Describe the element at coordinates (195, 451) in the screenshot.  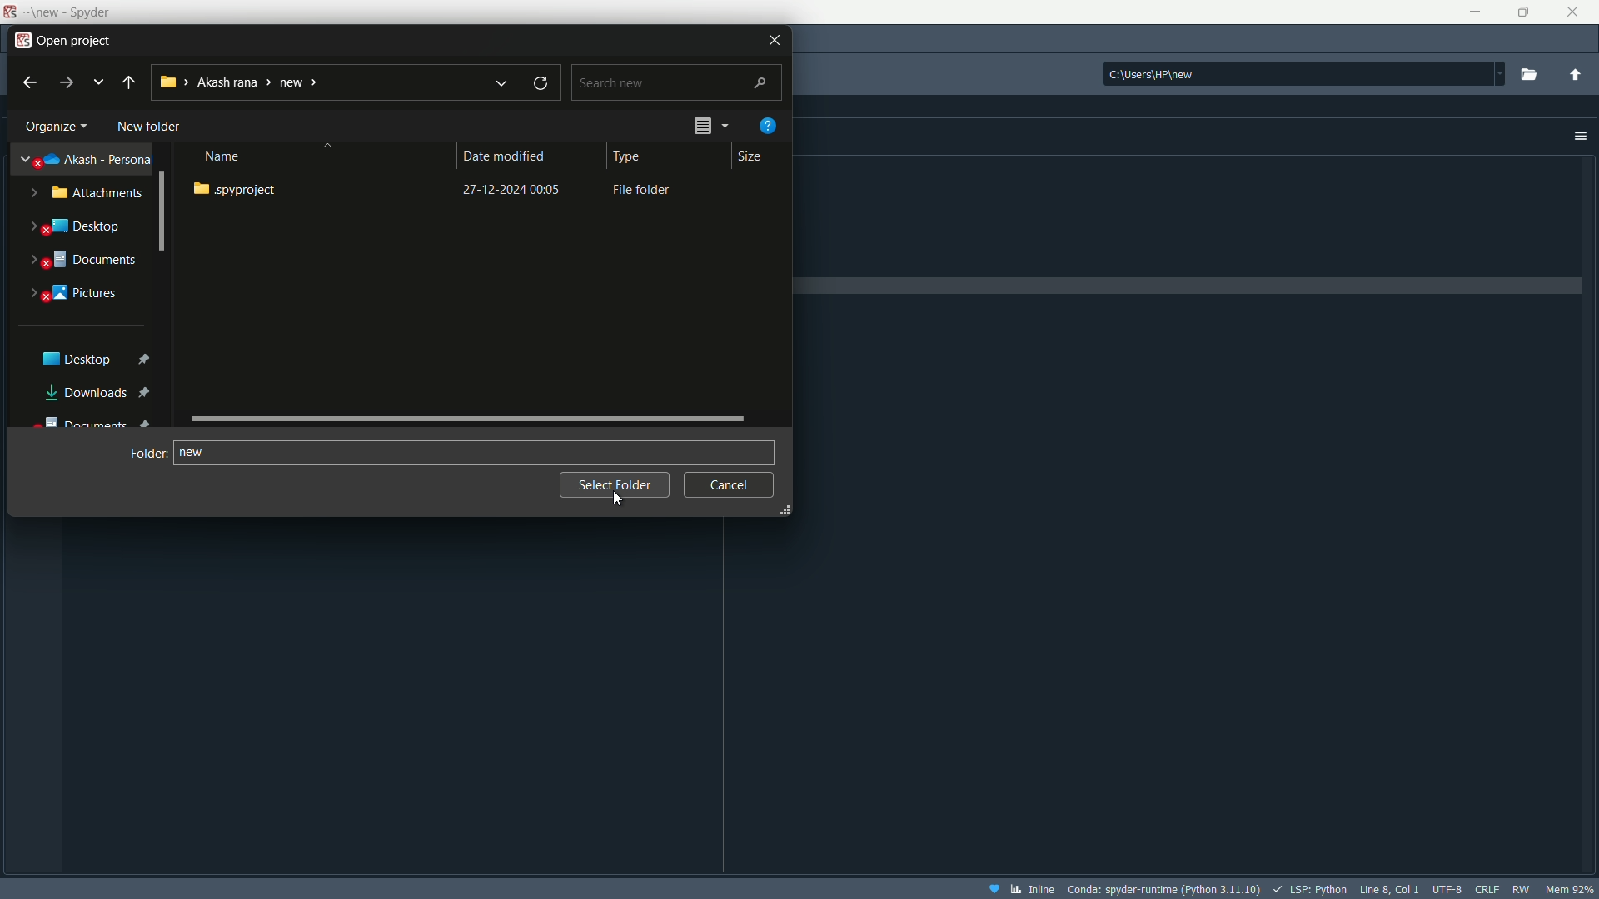
I see `folder name` at that location.